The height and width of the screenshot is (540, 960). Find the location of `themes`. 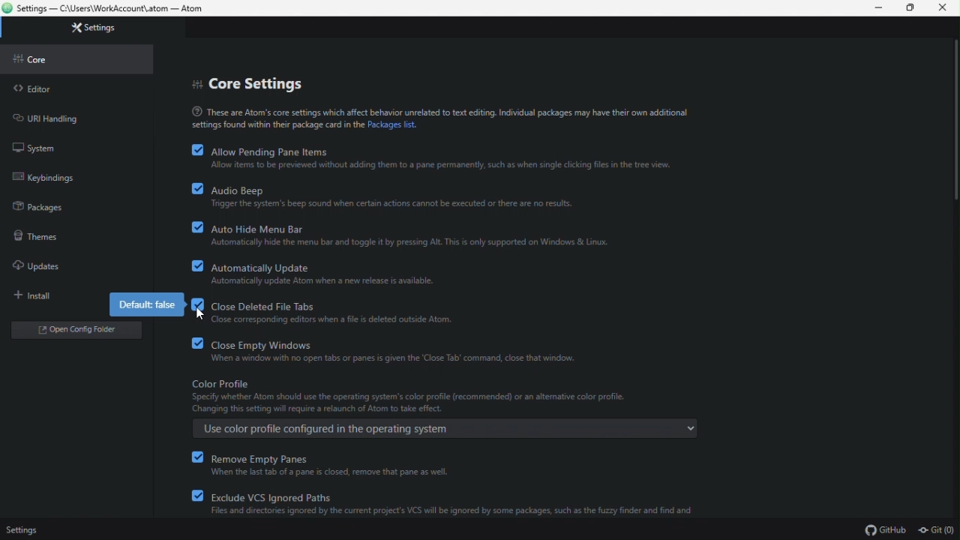

themes is located at coordinates (40, 235).